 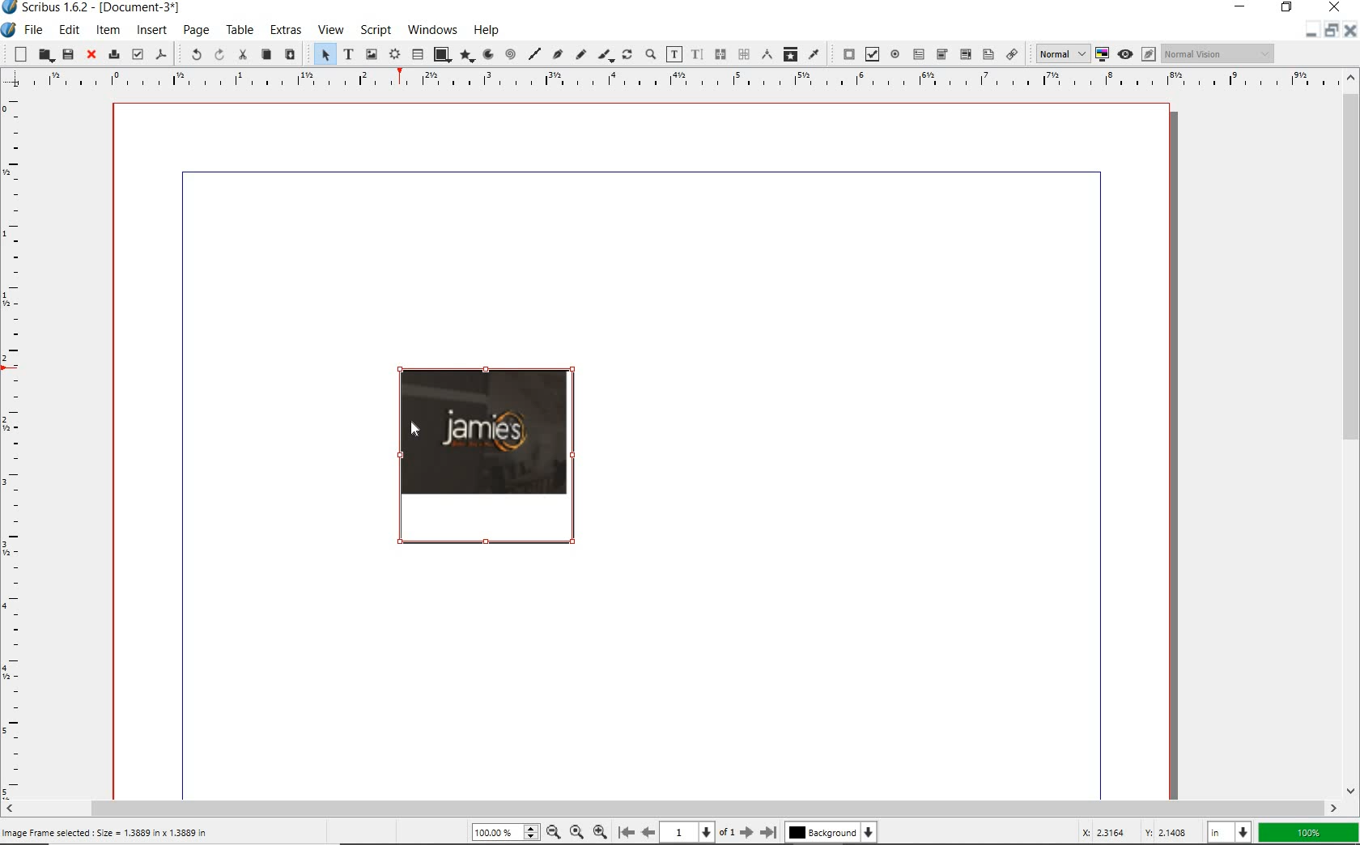 I want to click on close, so click(x=92, y=54).